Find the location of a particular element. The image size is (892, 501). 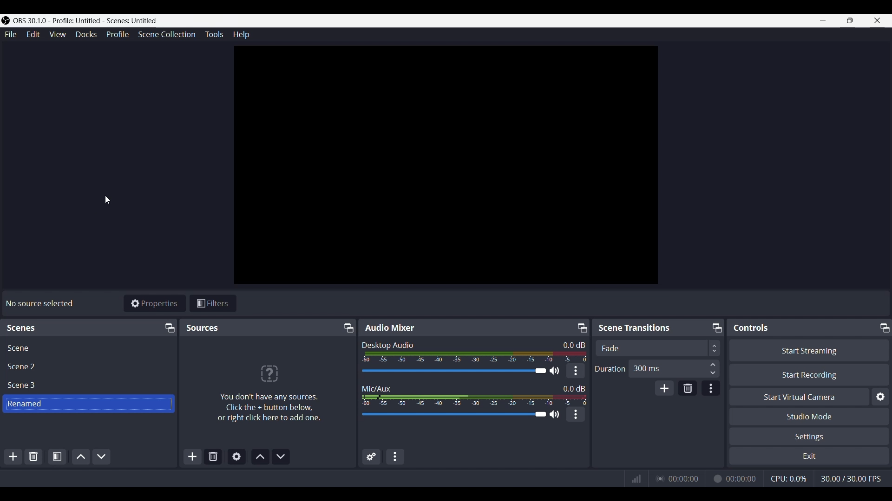

Move source(s) up is located at coordinates (260, 456).